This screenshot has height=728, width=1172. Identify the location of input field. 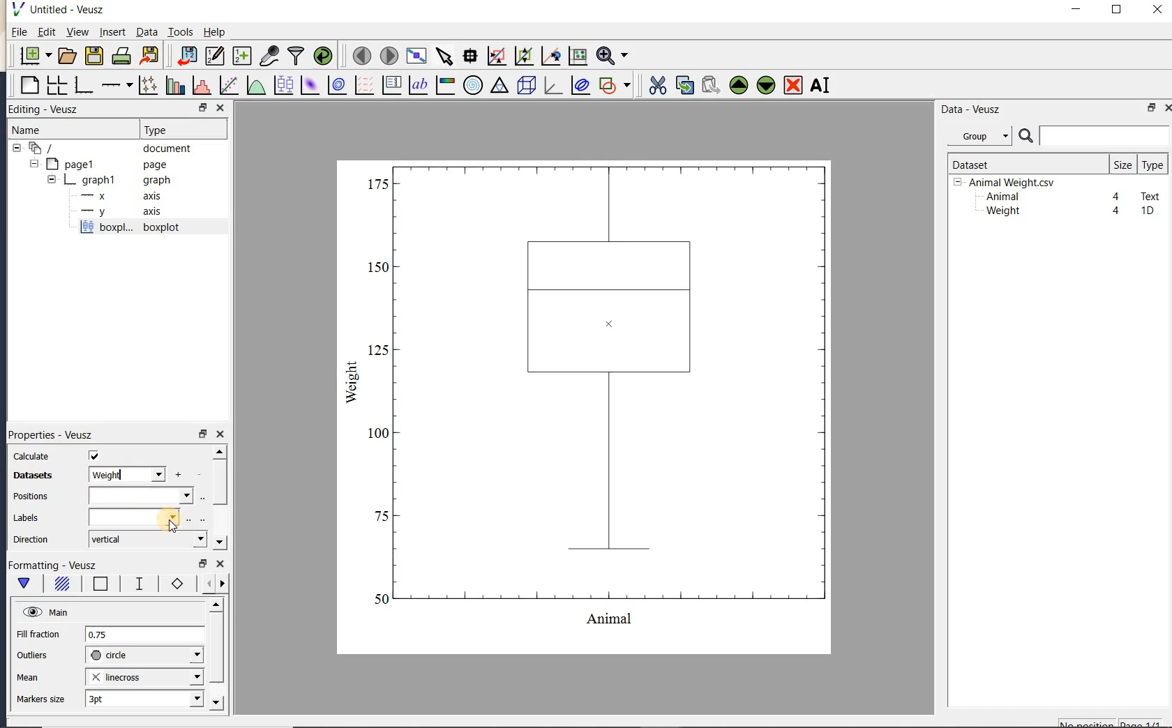
(140, 496).